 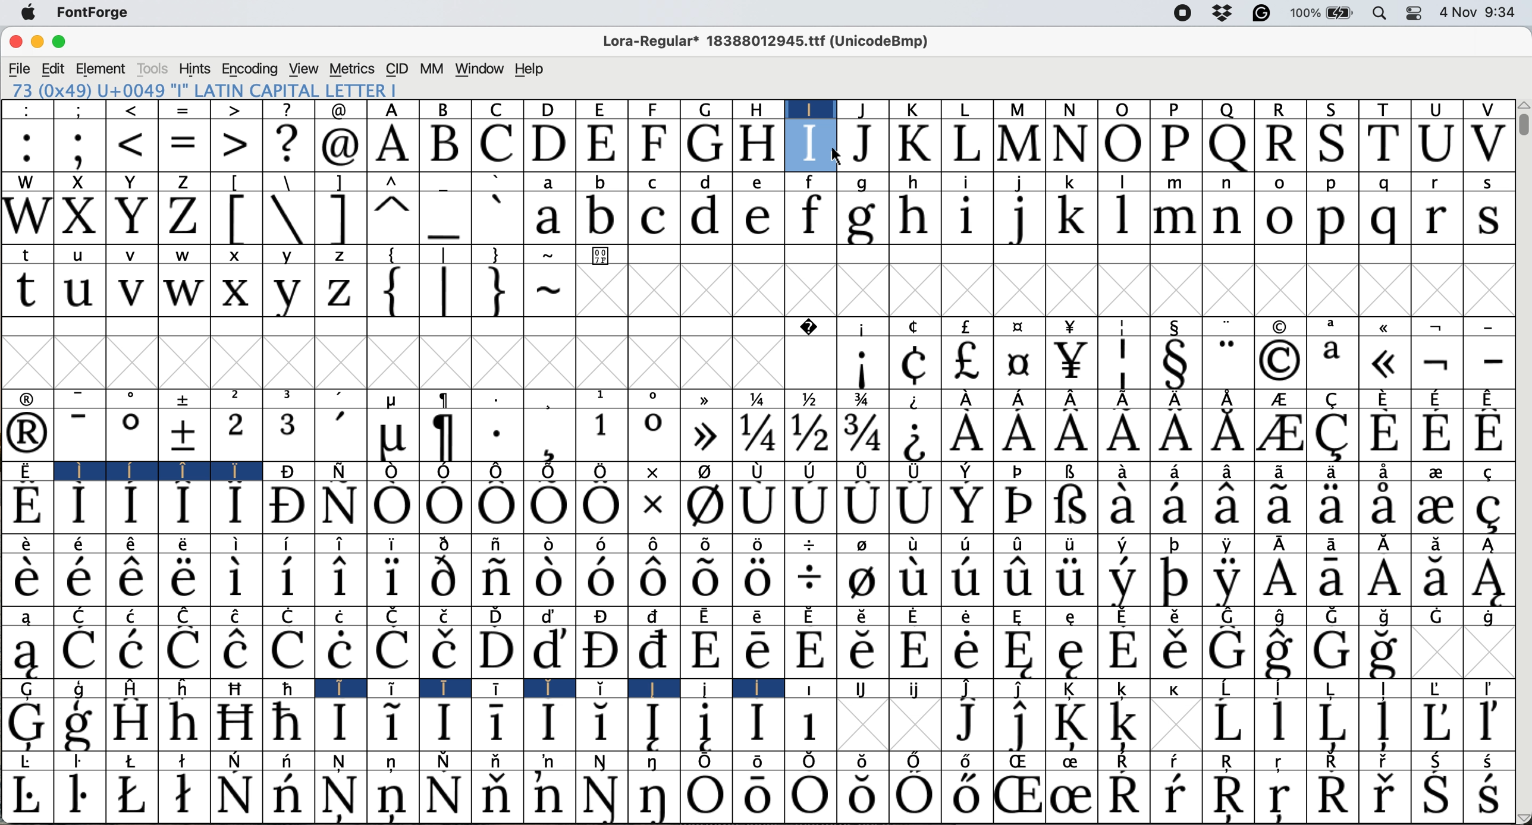 What do you see at coordinates (79, 652) in the screenshot?
I see `Symbol` at bounding box center [79, 652].